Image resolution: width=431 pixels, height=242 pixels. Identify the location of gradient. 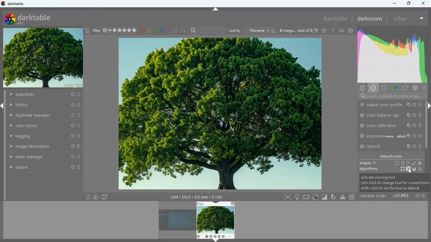
(391, 55).